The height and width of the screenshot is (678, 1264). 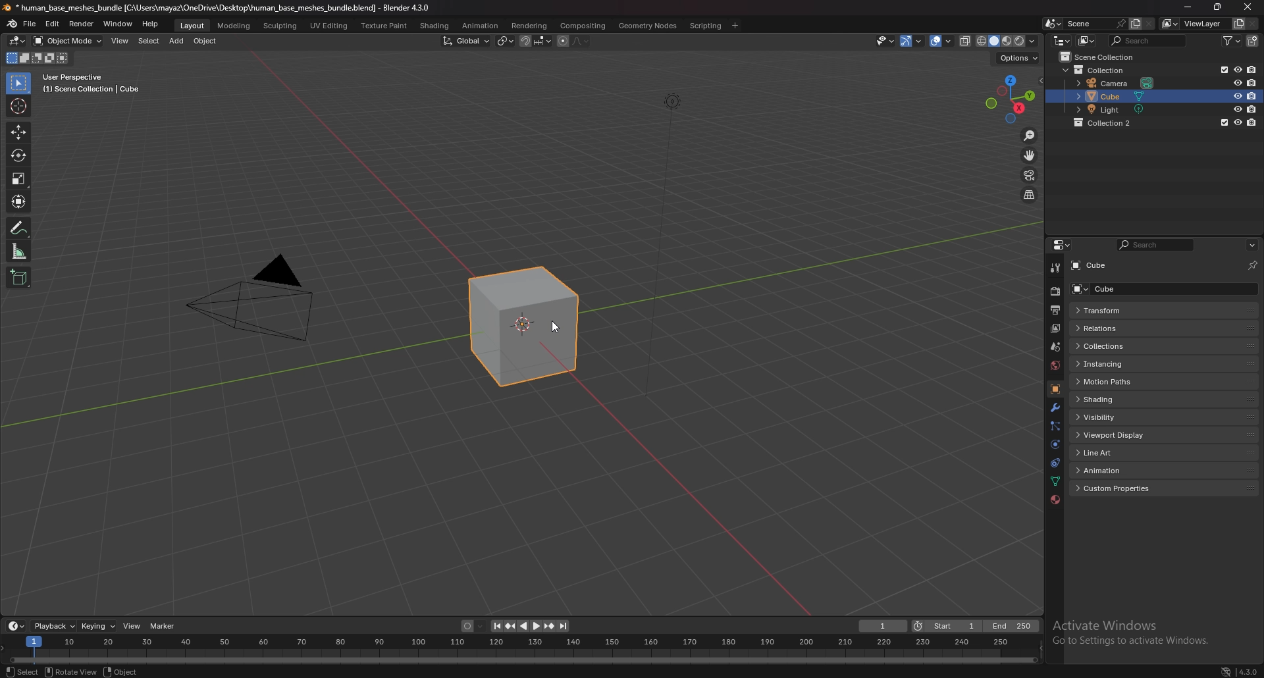 I want to click on material, so click(x=1055, y=499).